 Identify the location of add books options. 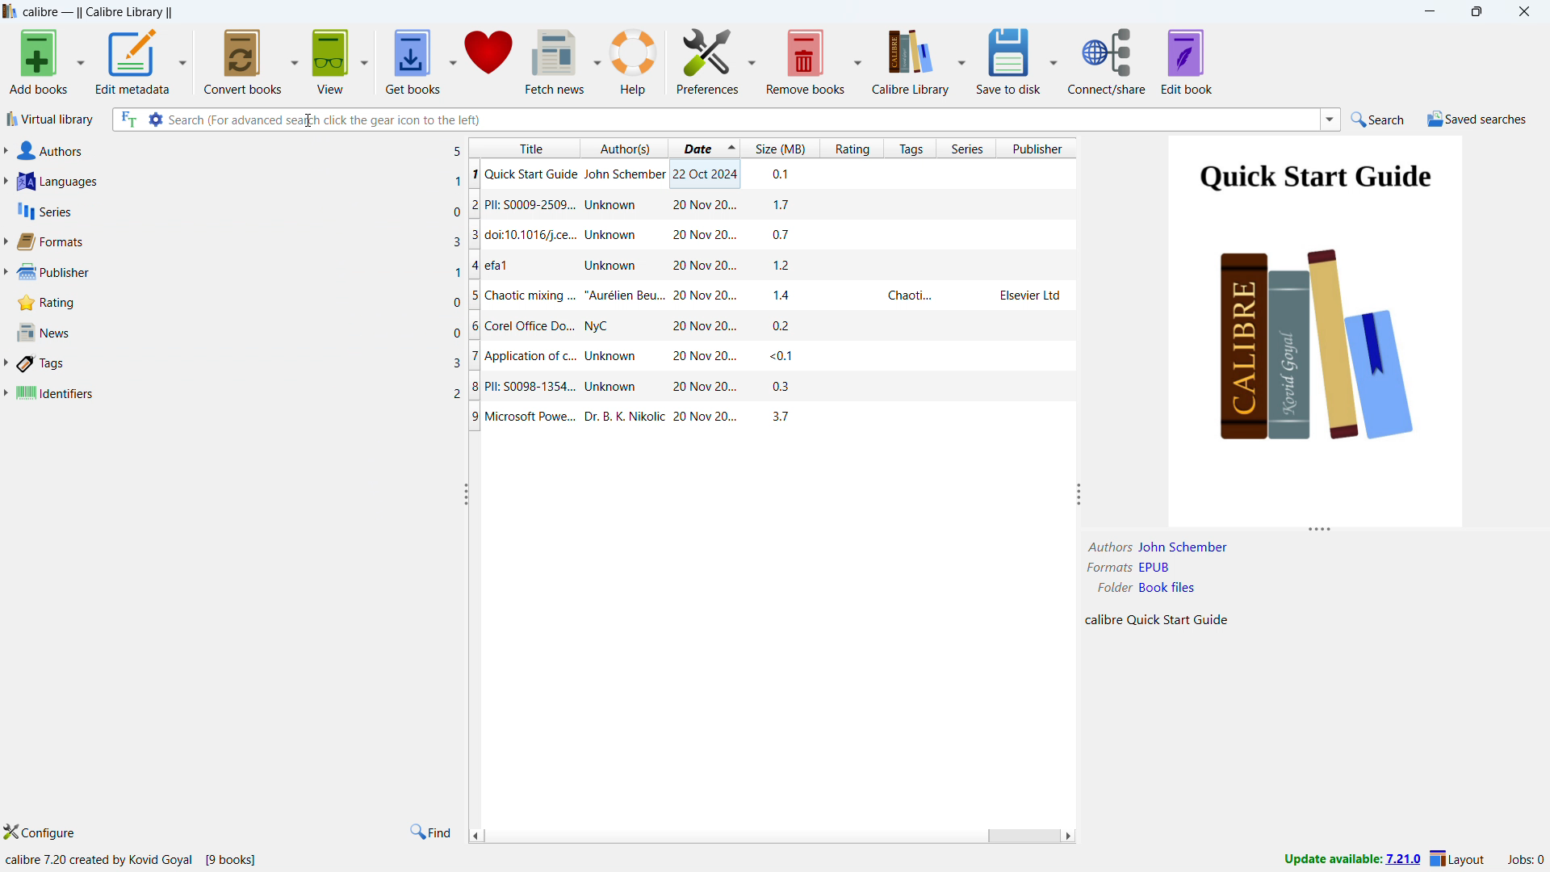
(81, 59).